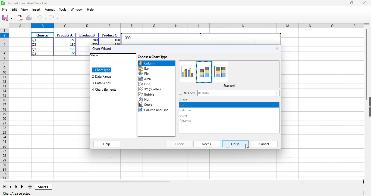 This screenshot has width=371, height=196. I want to click on XY(scatter), so click(150, 90).